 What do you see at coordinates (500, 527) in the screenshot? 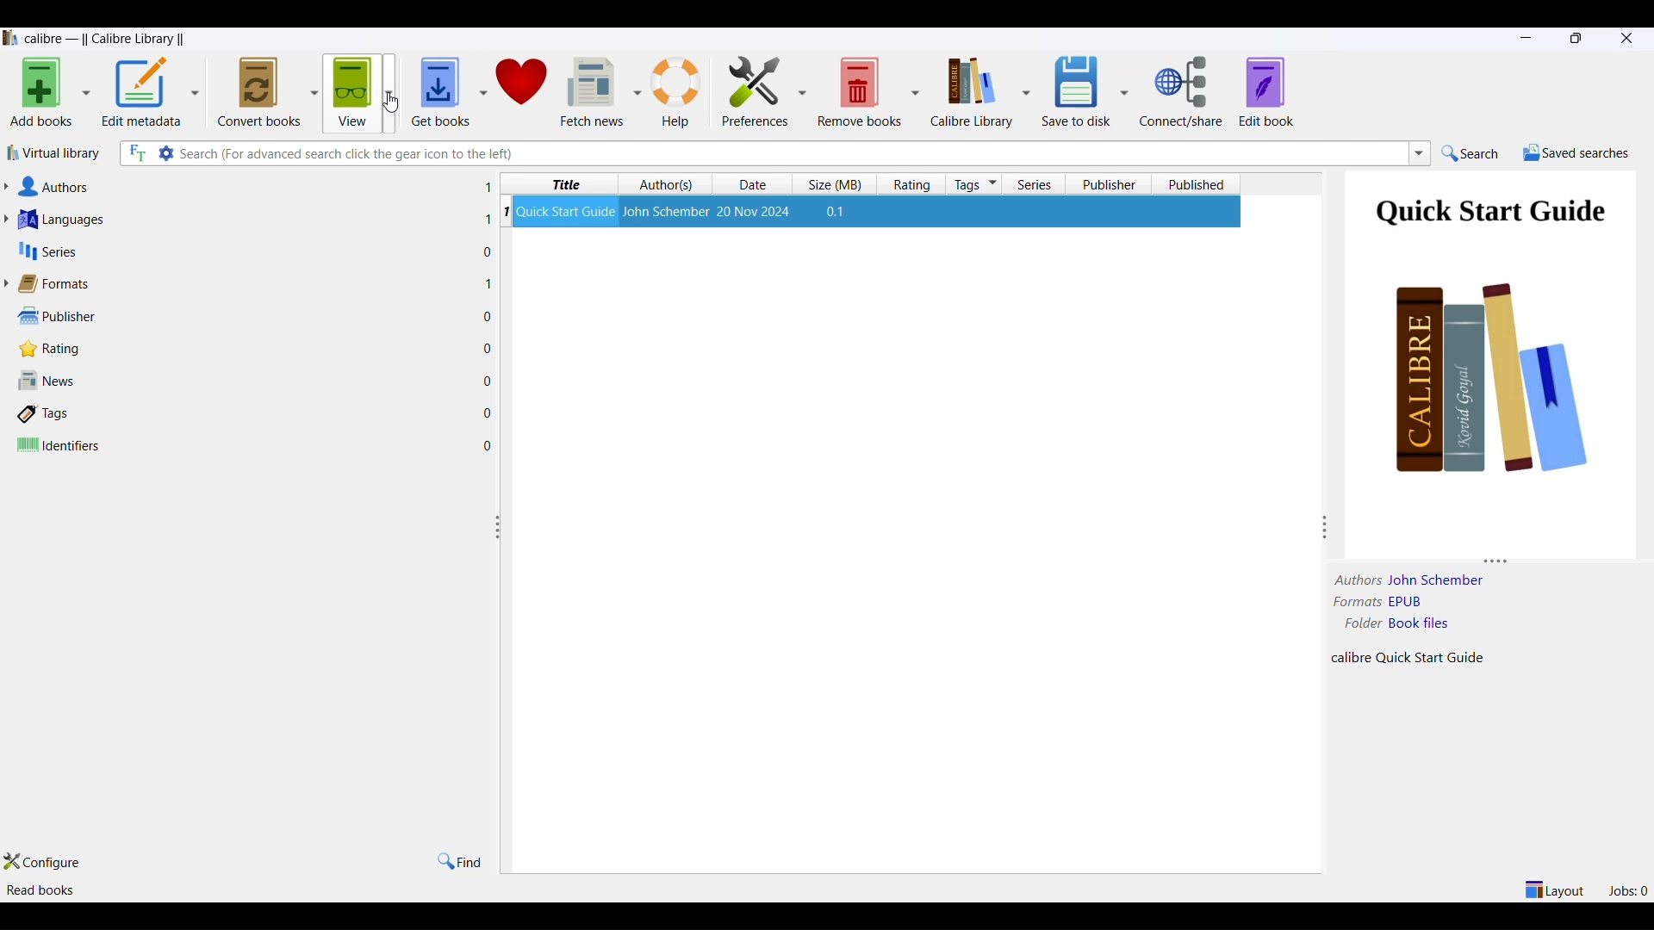
I see `resize` at bounding box center [500, 527].